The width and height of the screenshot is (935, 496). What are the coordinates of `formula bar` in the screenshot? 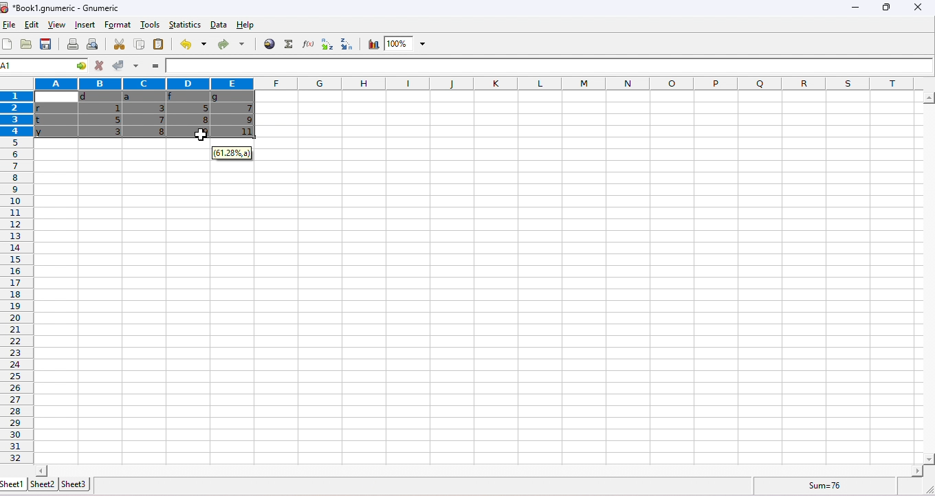 It's located at (550, 65).